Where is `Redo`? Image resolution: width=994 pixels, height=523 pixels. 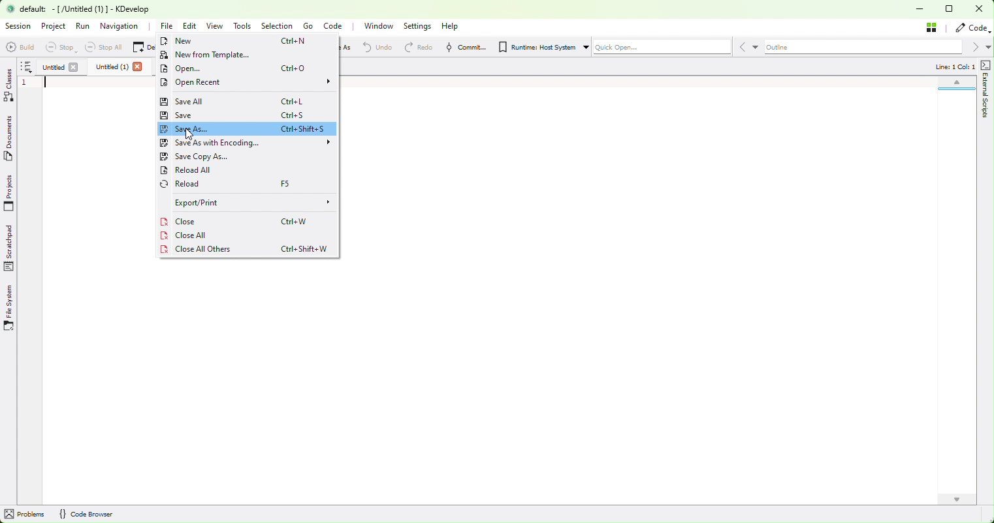
Redo is located at coordinates (373, 47).